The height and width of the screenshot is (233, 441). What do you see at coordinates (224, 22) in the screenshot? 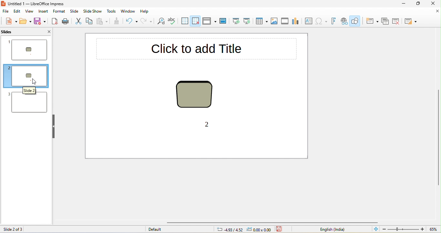
I see `master slide` at bounding box center [224, 22].